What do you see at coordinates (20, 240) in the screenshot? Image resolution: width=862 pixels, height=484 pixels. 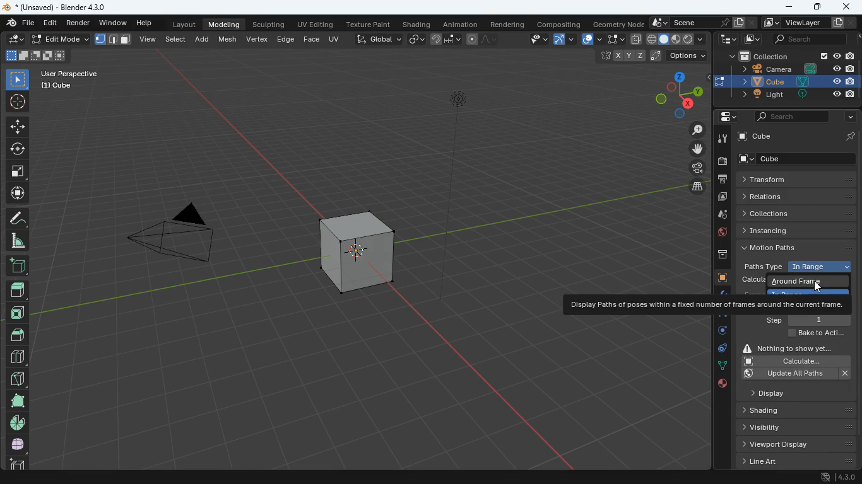 I see `angle` at bounding box center [20, 240].